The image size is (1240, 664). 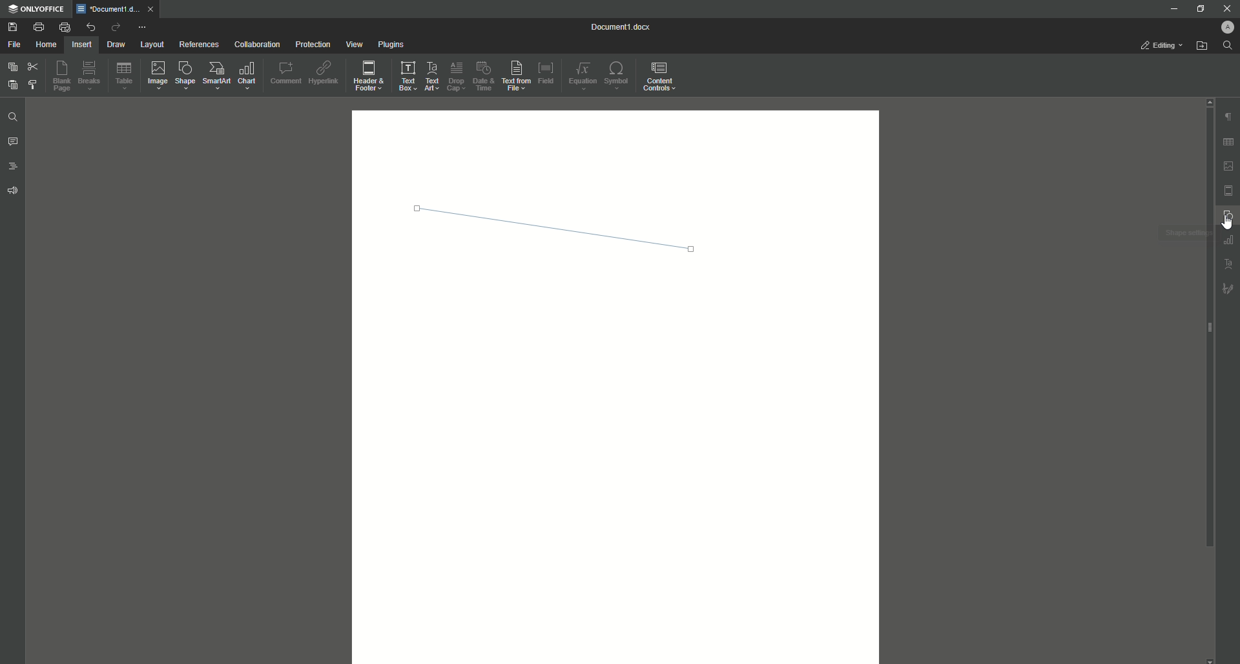 What do you see at coordinates (92, 77) in the screenshot?
I see `Breaks` at bounding box center [92, 77].